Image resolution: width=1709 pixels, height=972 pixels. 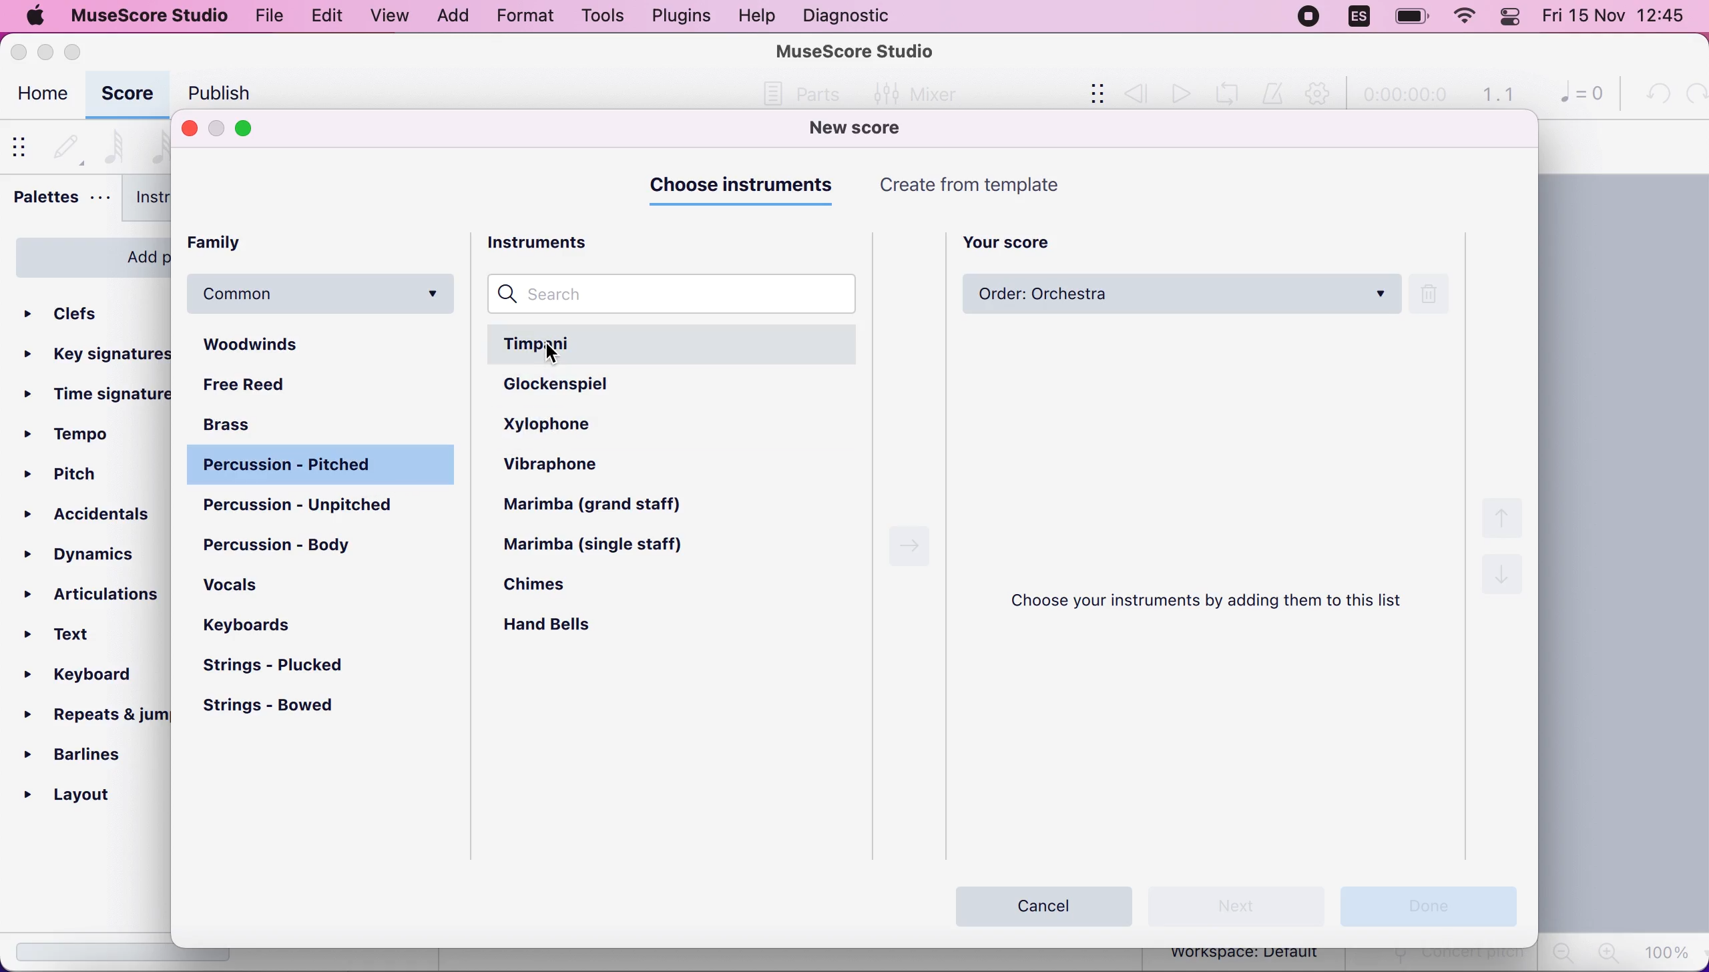 What do you see at coordinates (20, 51) in the screenshot?
I see `close` at bounding box center [20, 51].